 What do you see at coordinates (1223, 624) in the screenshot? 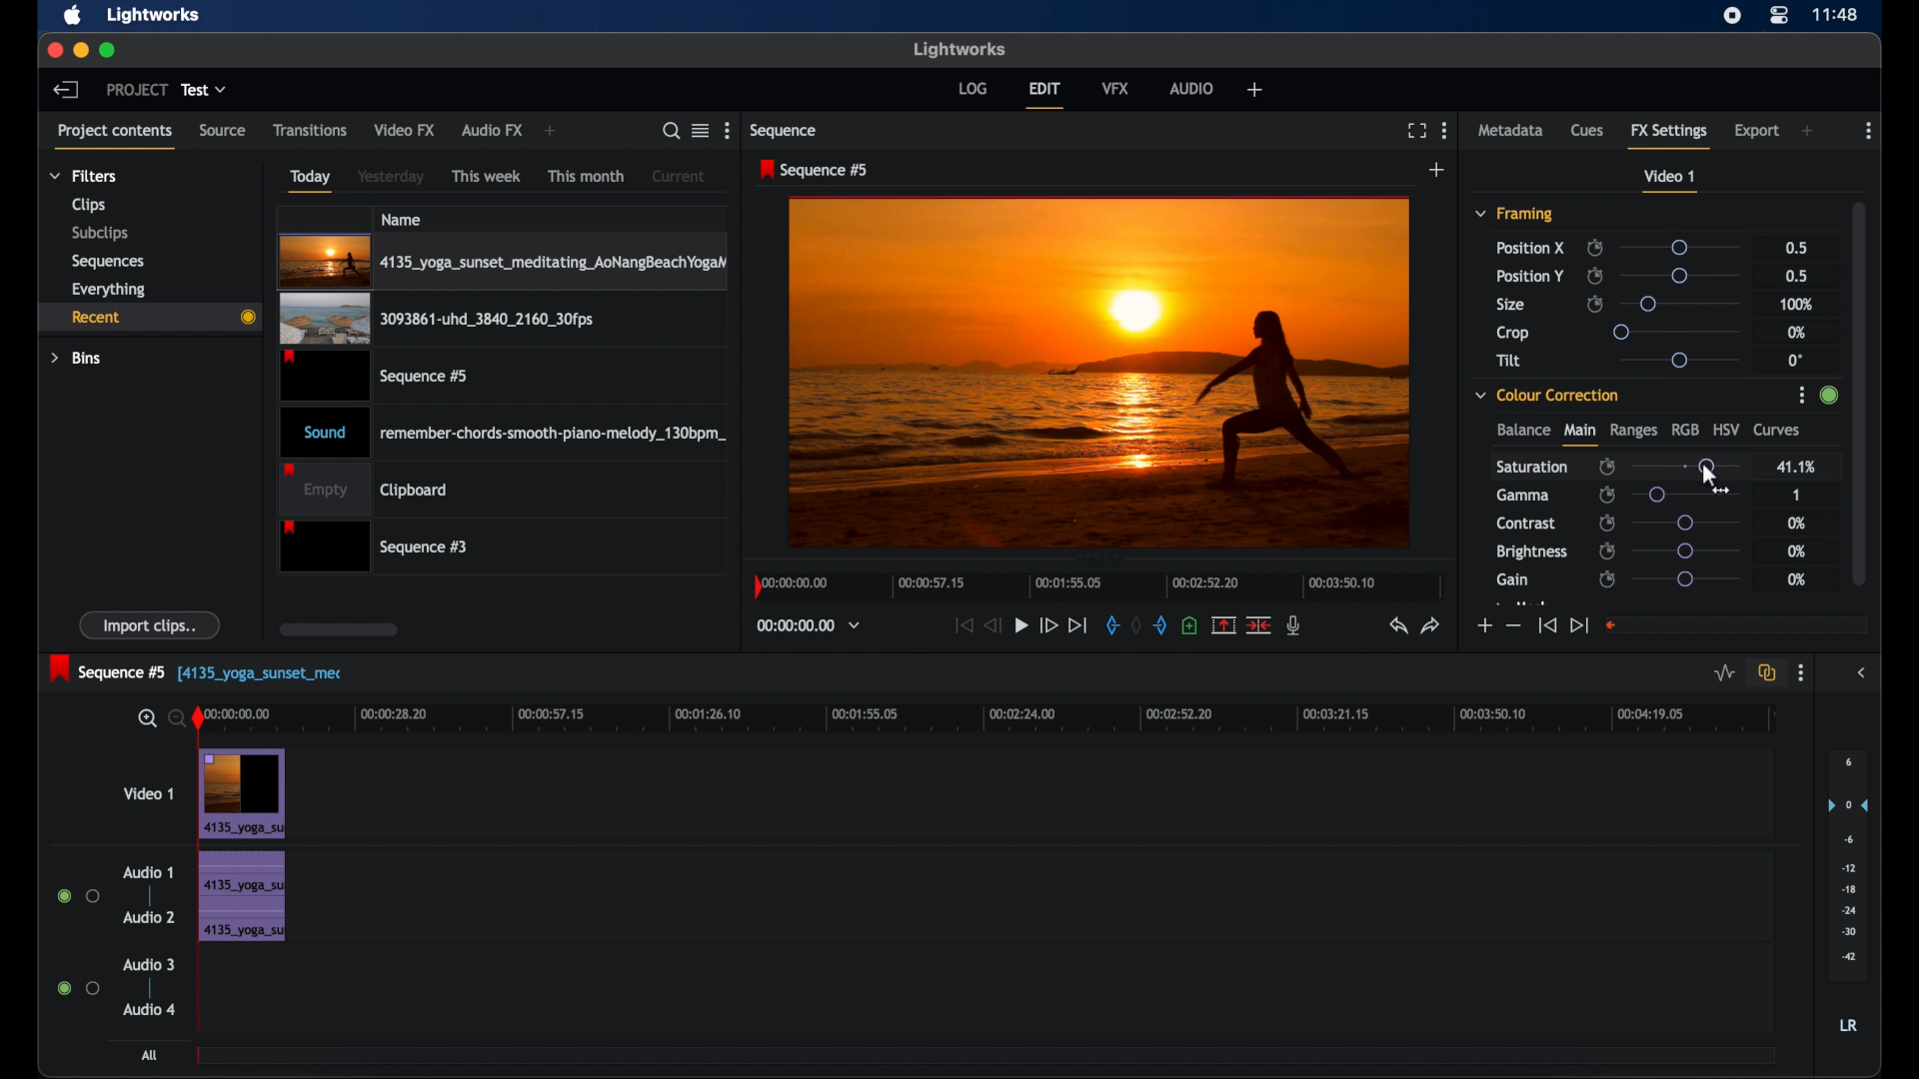
I see `split` at bounding box center [1223, 624].